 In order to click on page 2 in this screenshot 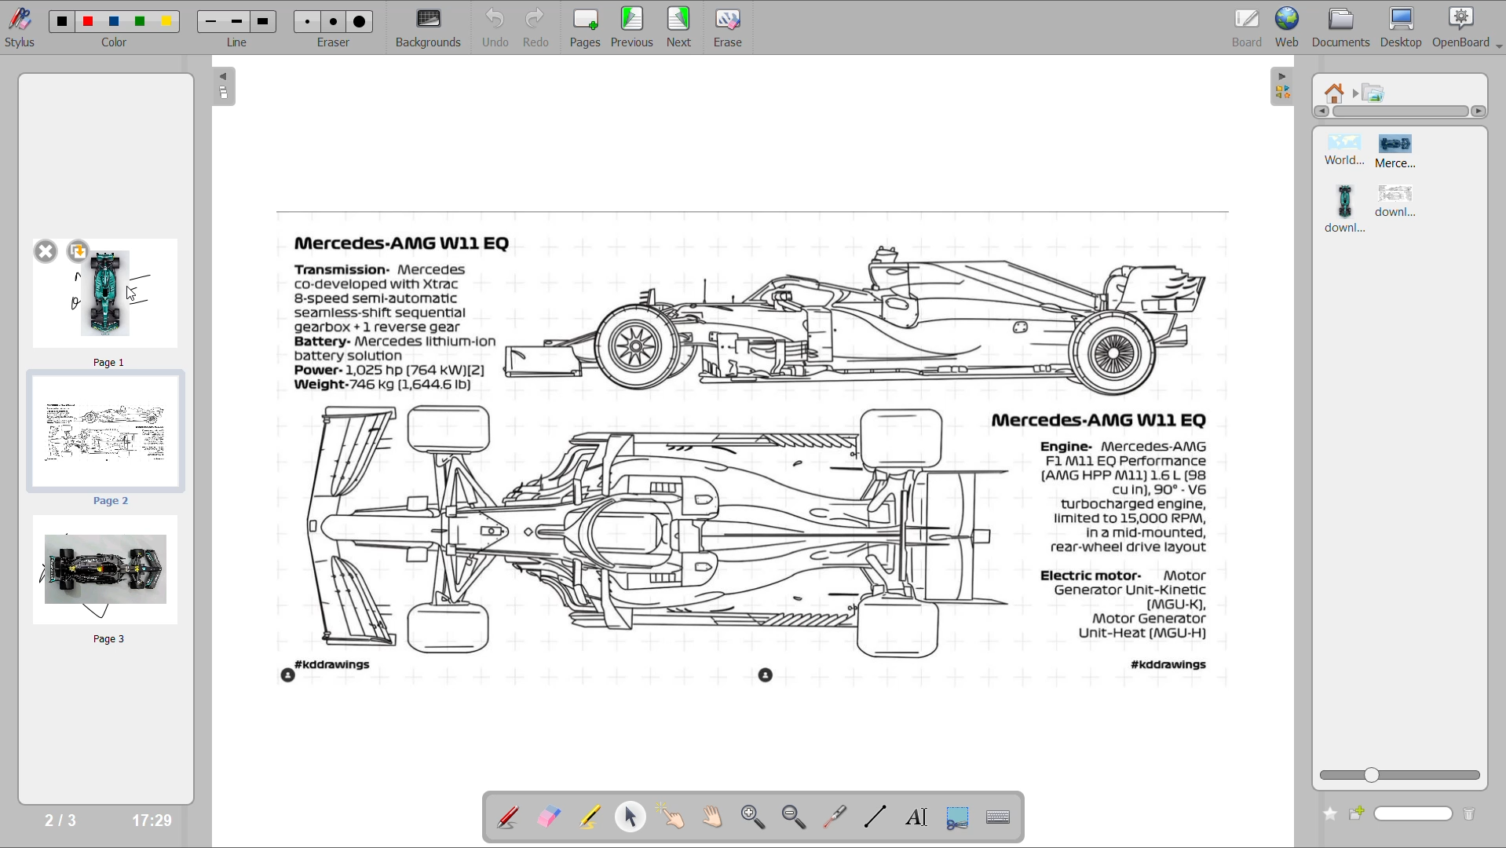, I will do `click(108, 439)`.